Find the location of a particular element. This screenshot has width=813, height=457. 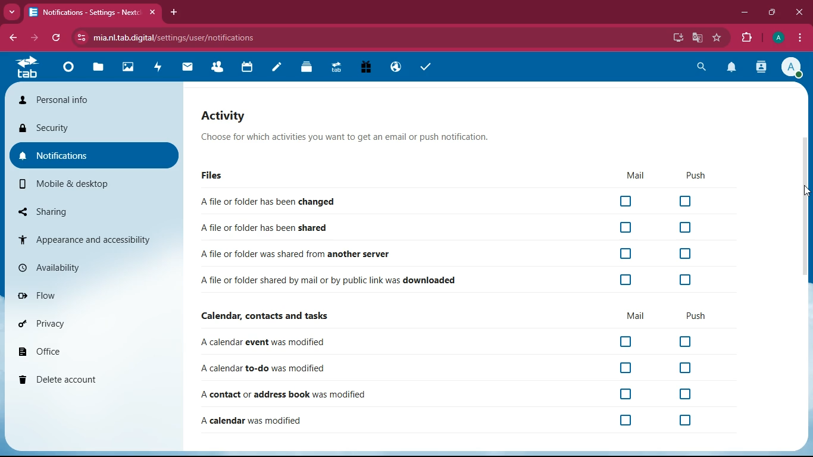

Deck is located at coordinates (308, 68).